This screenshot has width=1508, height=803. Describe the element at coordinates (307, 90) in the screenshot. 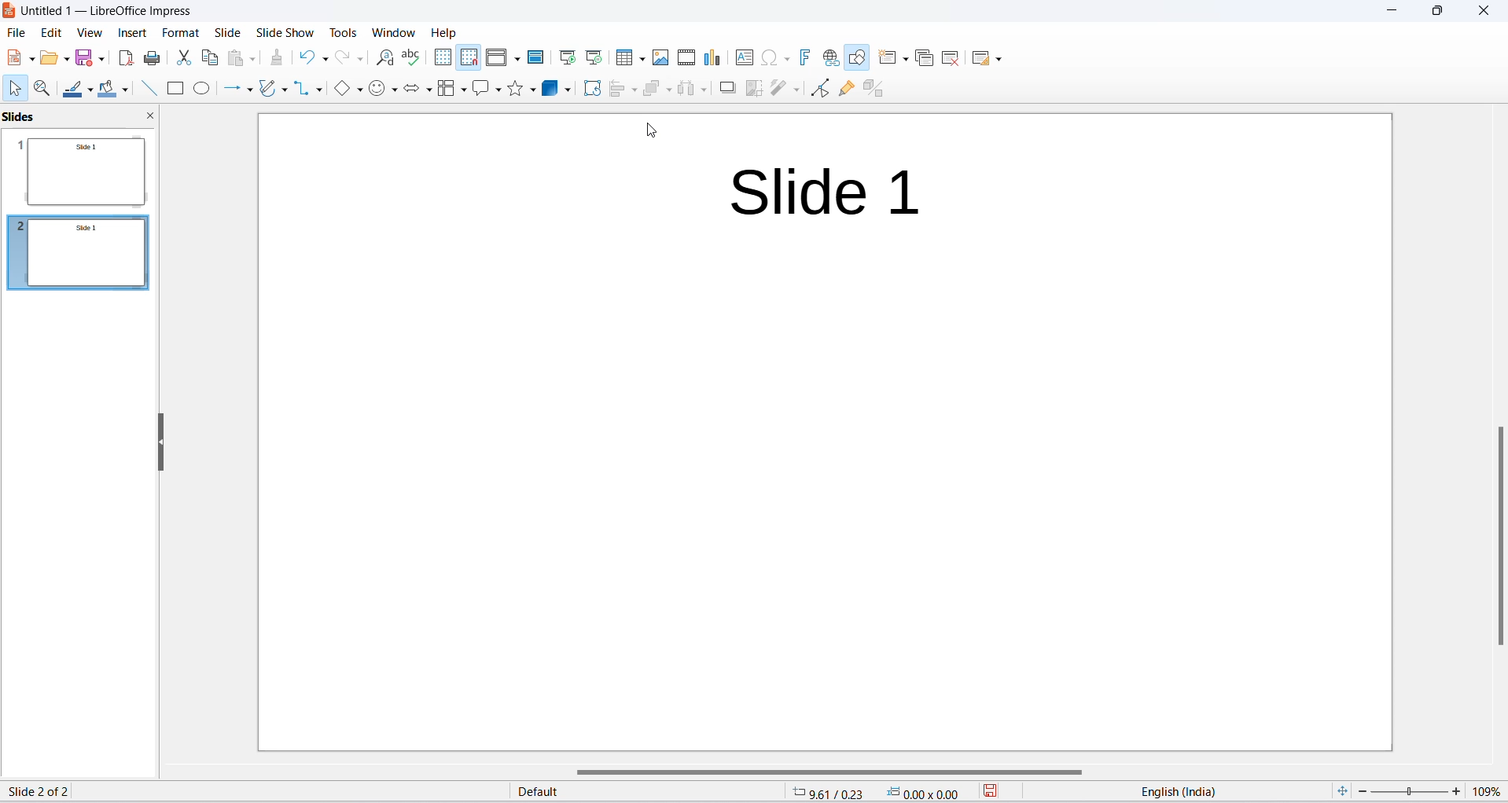

I see `Connectors` at that location.